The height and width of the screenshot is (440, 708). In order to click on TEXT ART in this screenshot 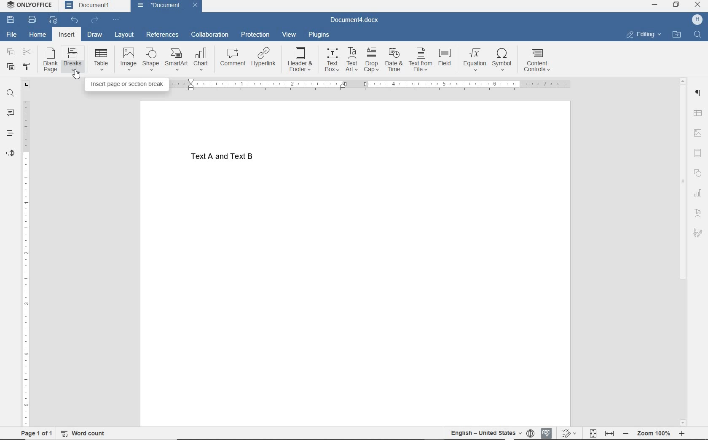, I will do `click(698, 212)`.